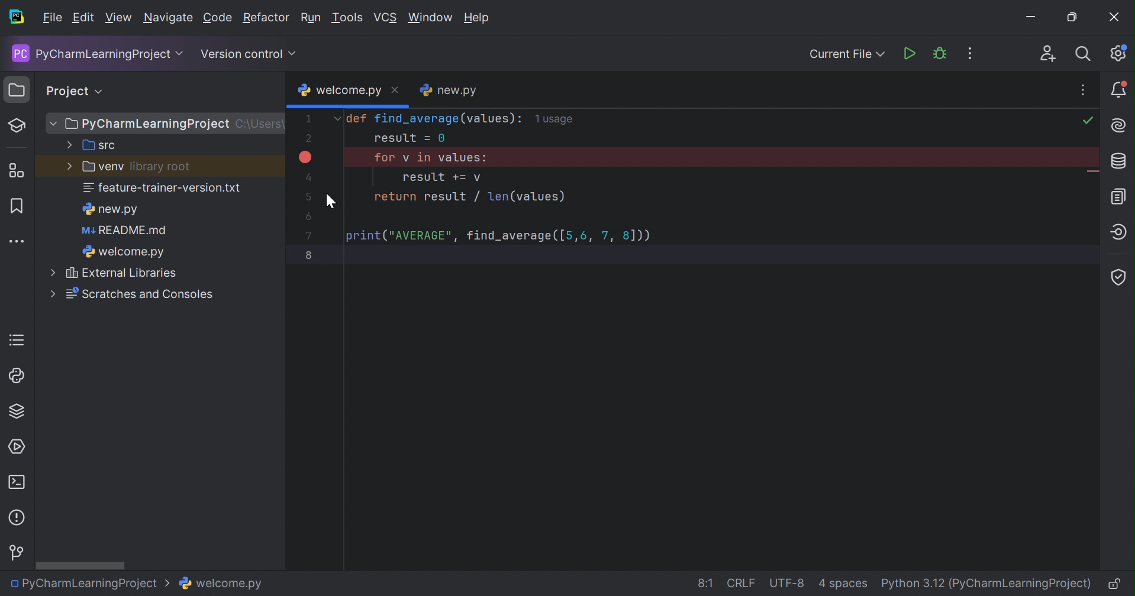 The width and height of the screenshot is (1135, 596). What do you see at coordinates (1118, 125) in the screenshot?
I see `AI Assistant` at bounding box center [1118, 125].